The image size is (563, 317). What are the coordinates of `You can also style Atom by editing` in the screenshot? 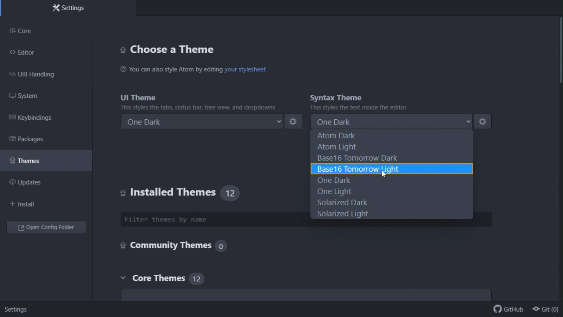 It's located at (170, 70).